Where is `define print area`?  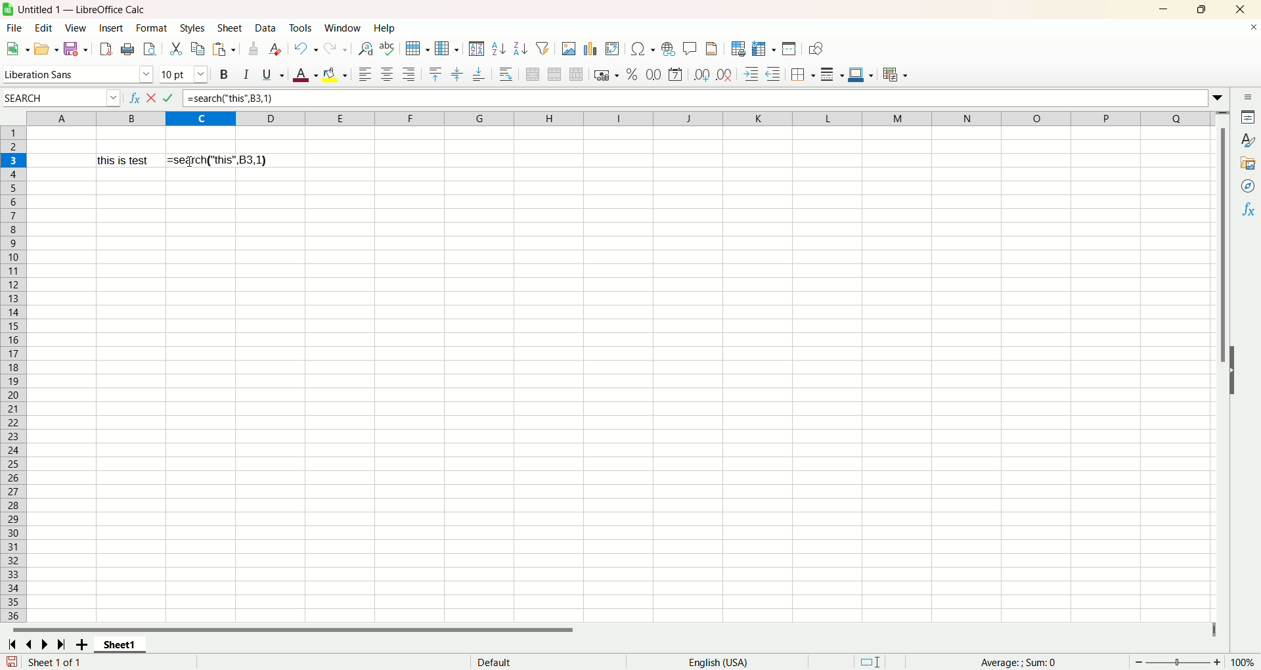 define print area is located at coordinates (738, 49).